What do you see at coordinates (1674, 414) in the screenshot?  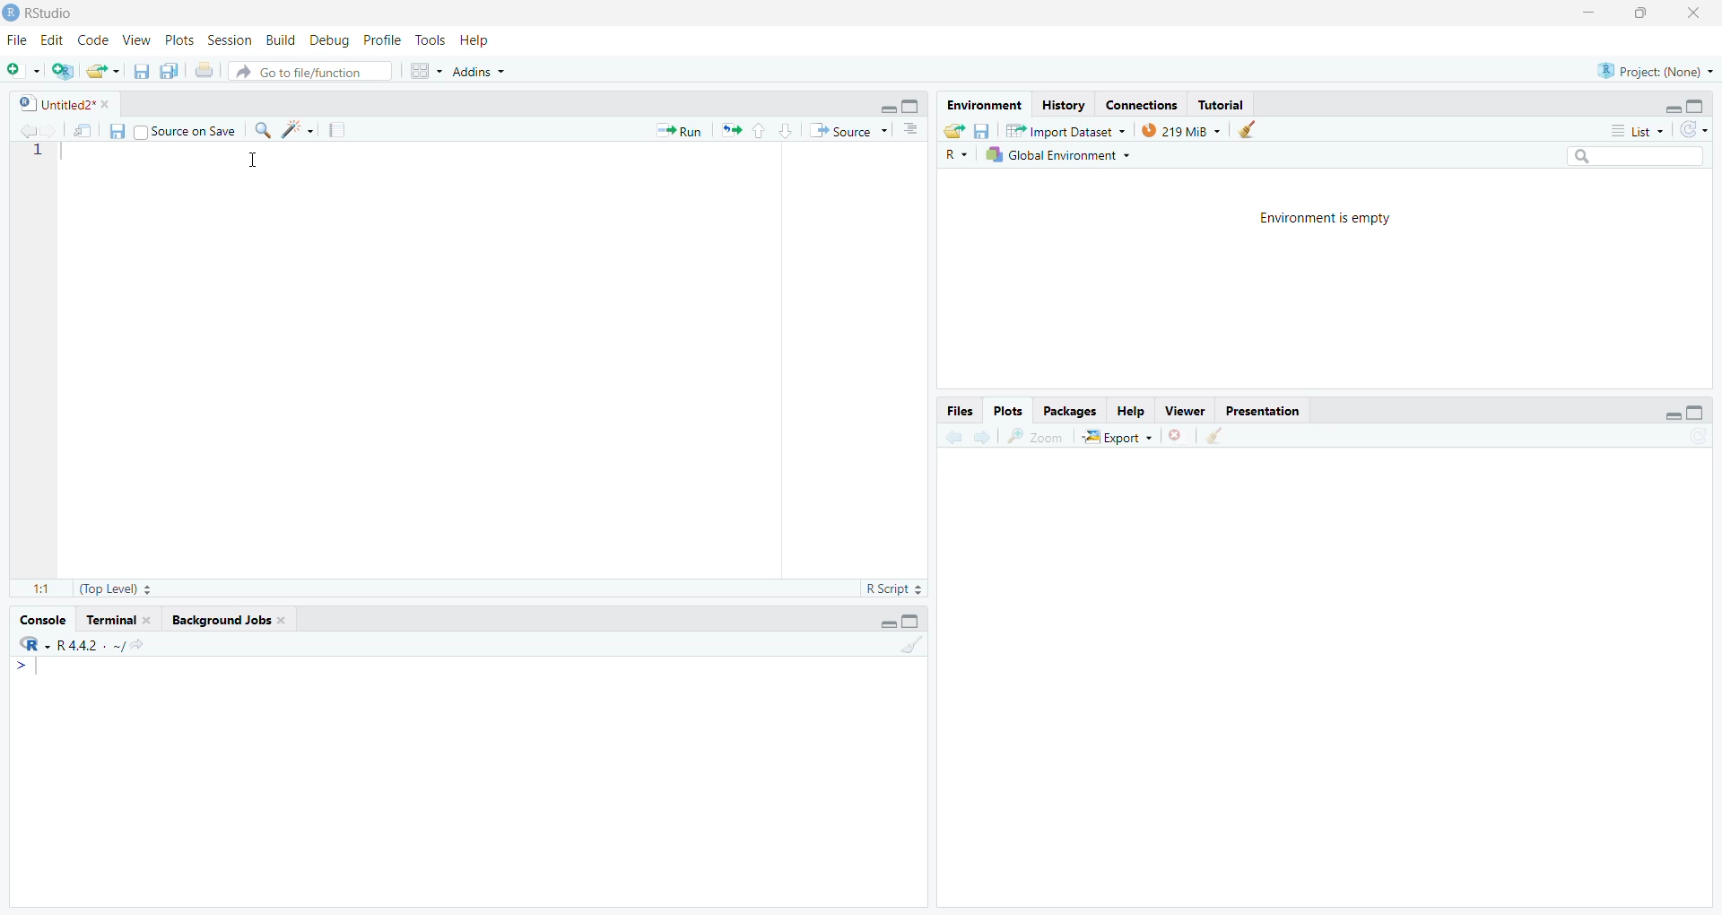 I see `Hide` at bounding box center [1674, 414].